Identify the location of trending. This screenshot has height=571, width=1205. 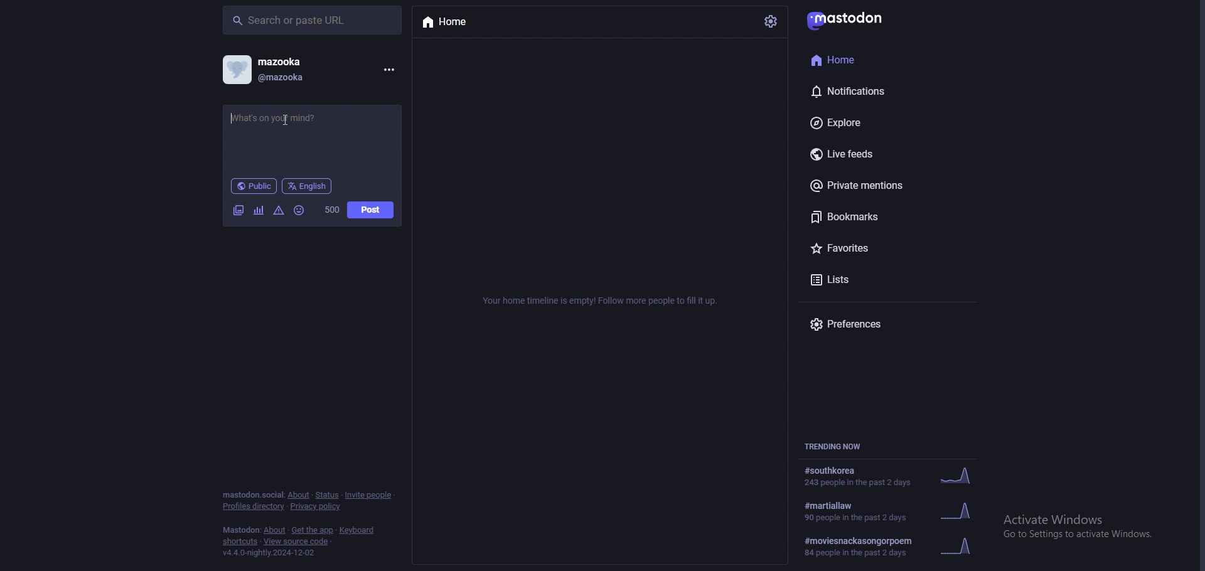
(901, 510).